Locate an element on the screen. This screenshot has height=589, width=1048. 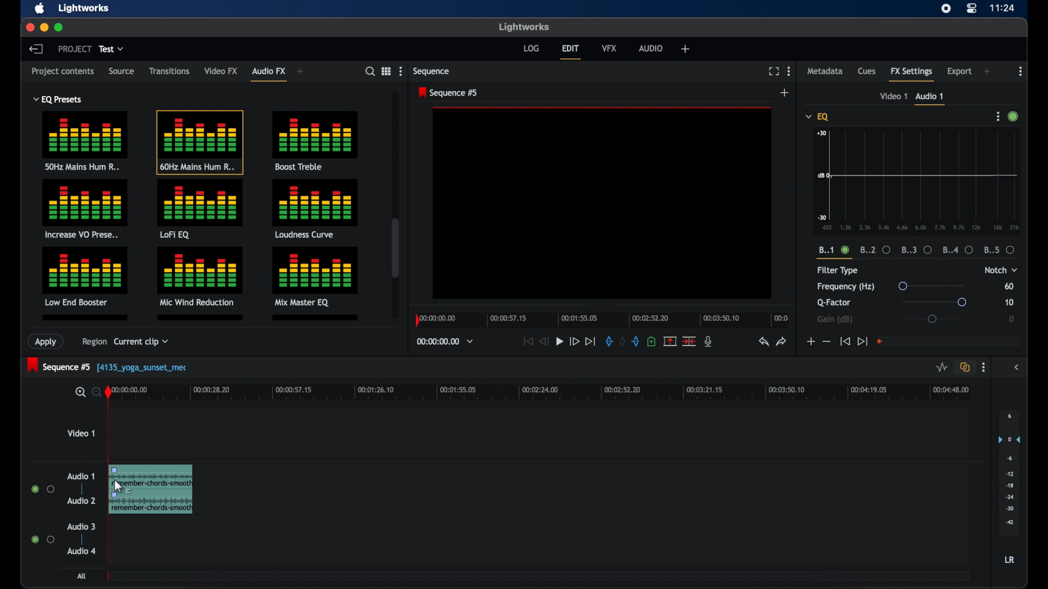
video 1 is located at coordinates (81, 433).